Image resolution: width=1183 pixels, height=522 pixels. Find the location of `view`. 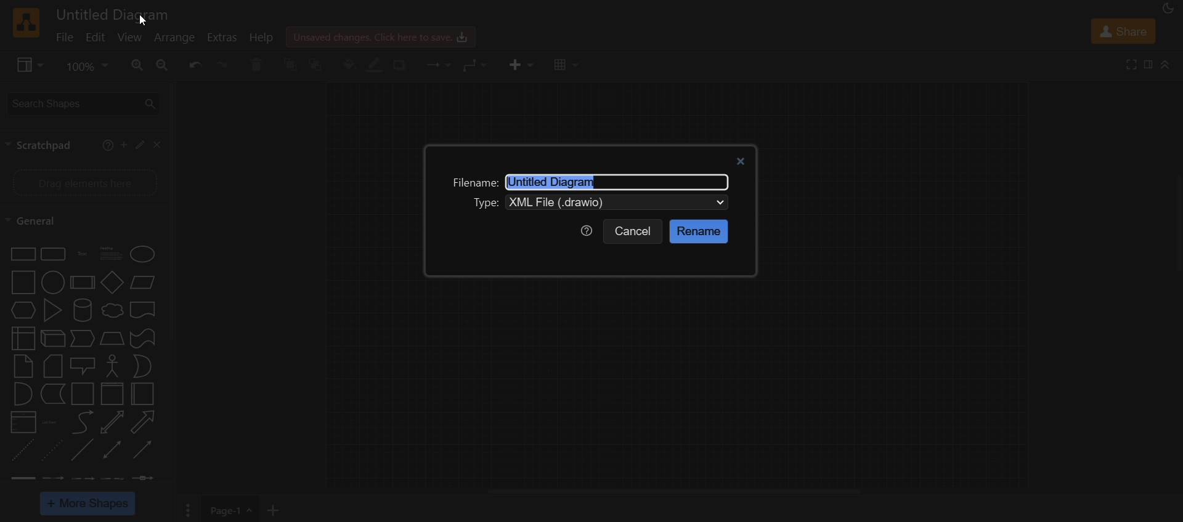

view is located at coordinates (131, 38).